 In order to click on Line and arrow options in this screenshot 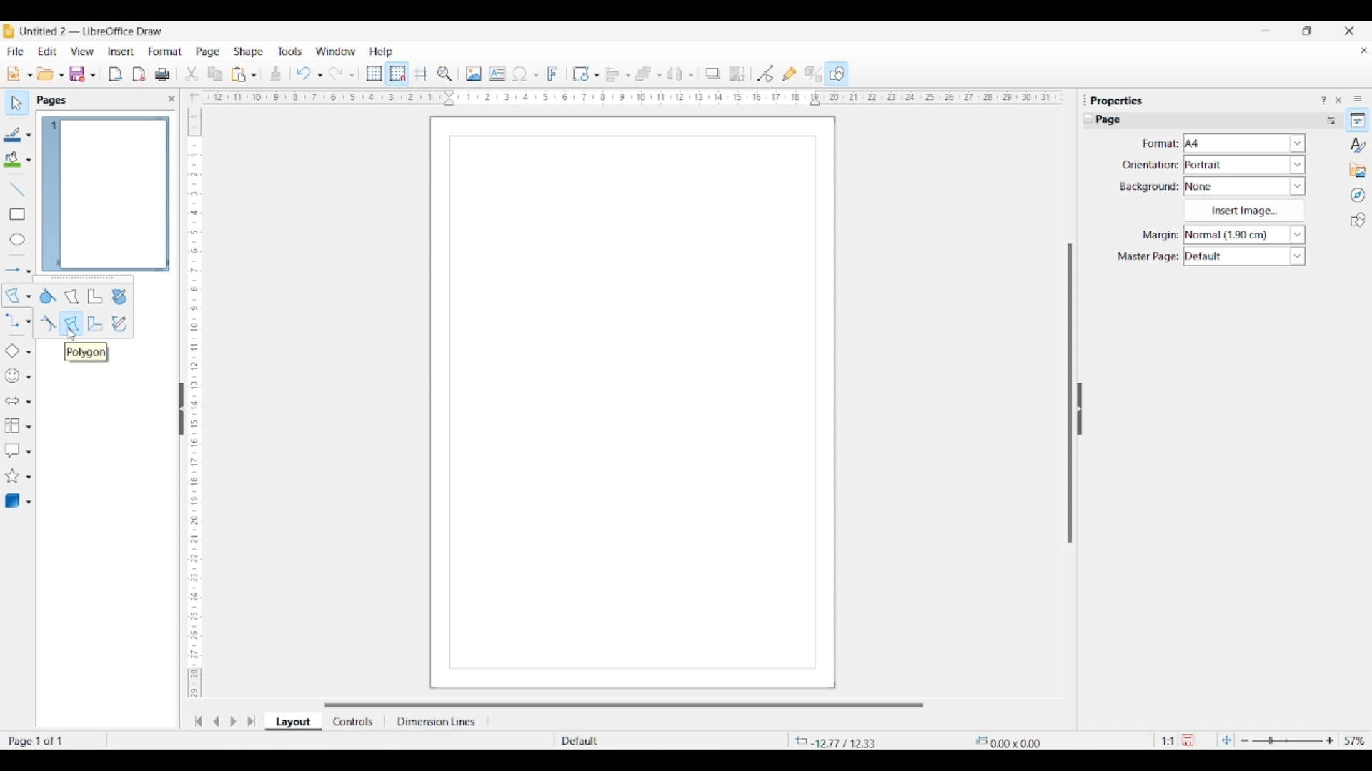, I will do `click(29, 271)`.